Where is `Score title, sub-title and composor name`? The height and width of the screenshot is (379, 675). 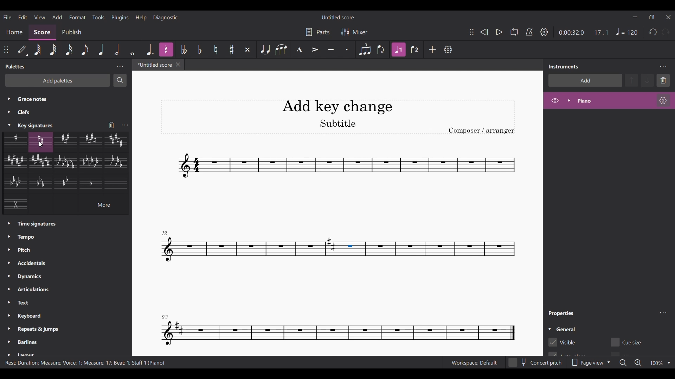
Score title, sub-title and composor name is located at coordinates (338, 117).